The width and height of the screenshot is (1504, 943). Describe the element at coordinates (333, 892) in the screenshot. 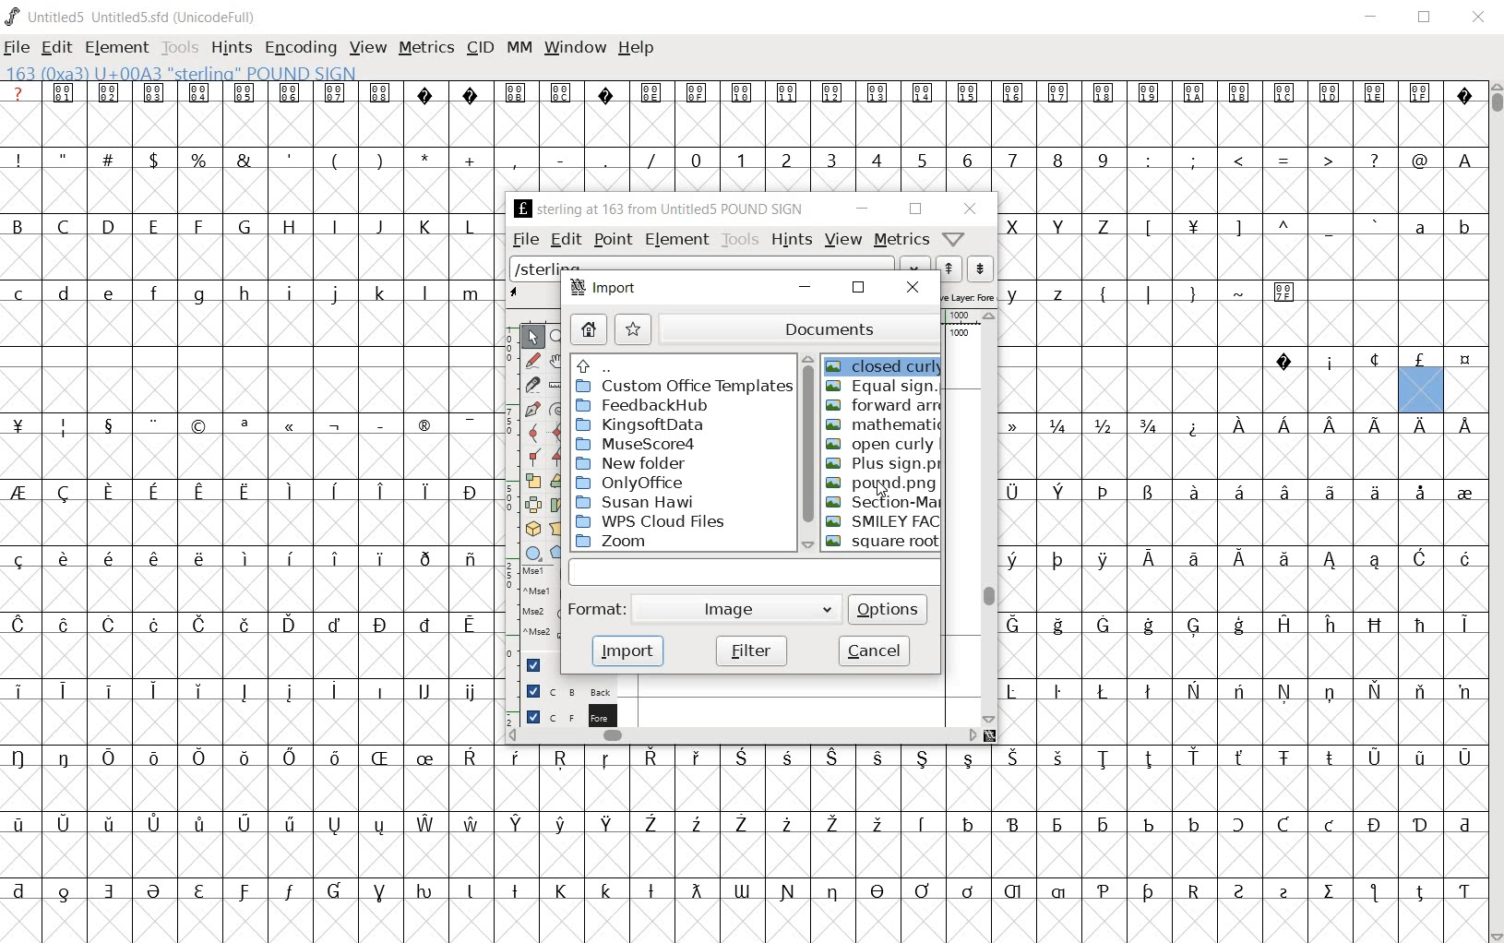

I see `Symbol` at that location.